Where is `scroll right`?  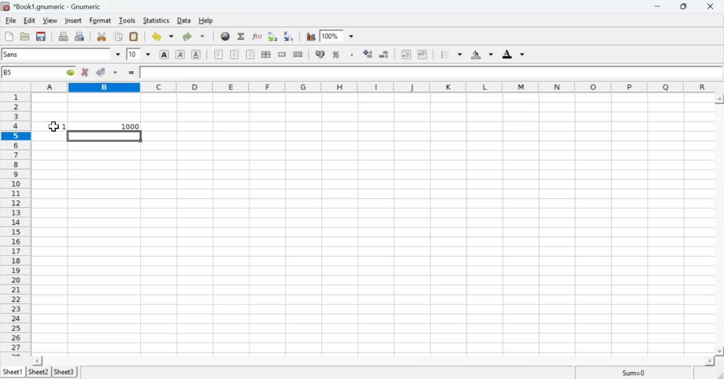 scroll right is located at coordinates (710, 361).